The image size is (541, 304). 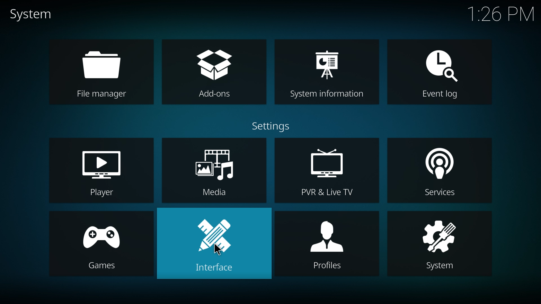 What do you see at coordinates (327, 171) in the screenshot?
I see `pvr and live tv` at bounding box center [327, 171].